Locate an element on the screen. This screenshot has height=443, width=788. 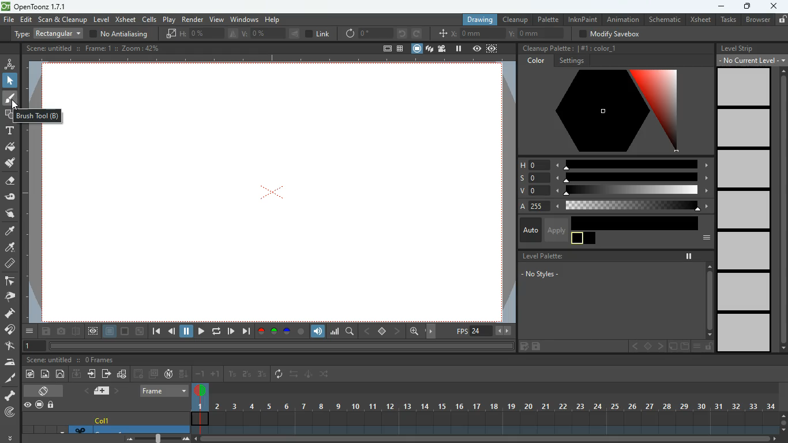
color is located at coordinates (537, 61).